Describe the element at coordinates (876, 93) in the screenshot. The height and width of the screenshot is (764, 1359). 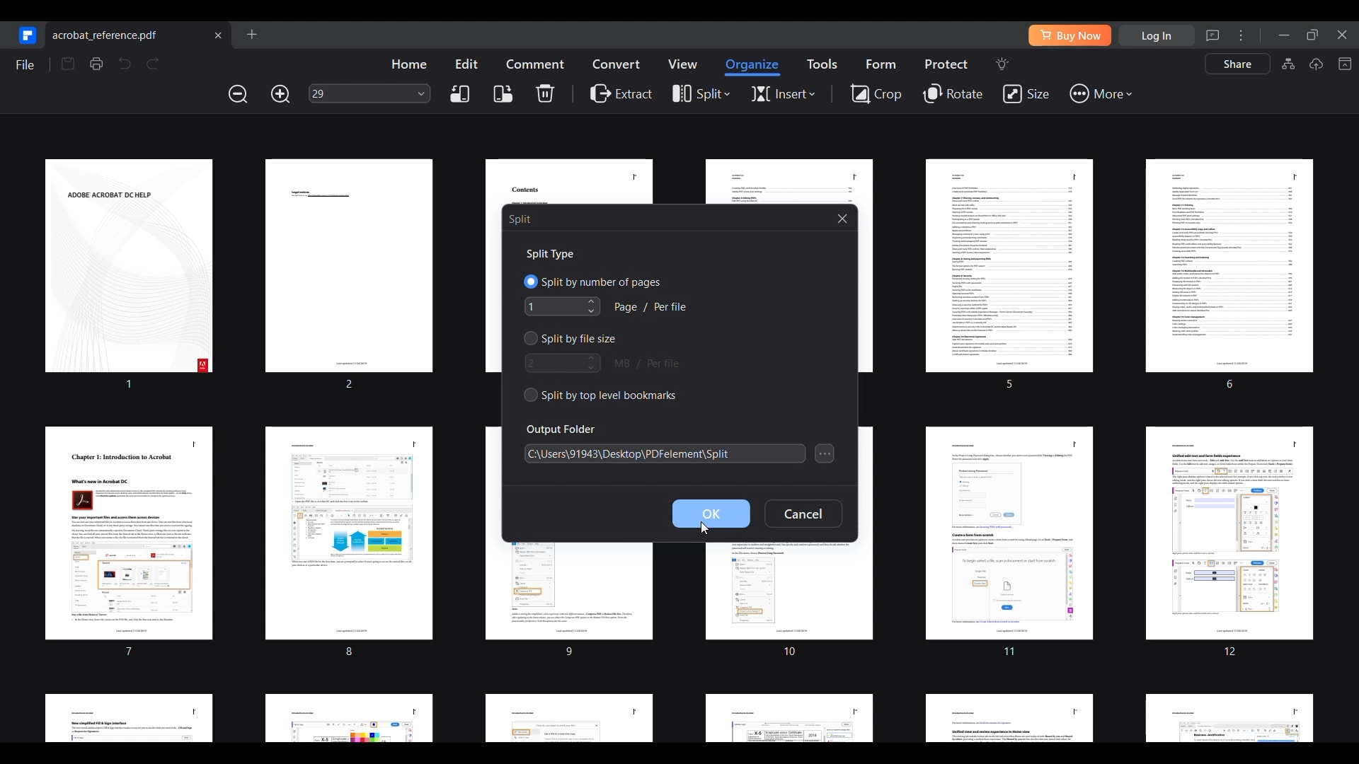
I see `Crop page` at that location.